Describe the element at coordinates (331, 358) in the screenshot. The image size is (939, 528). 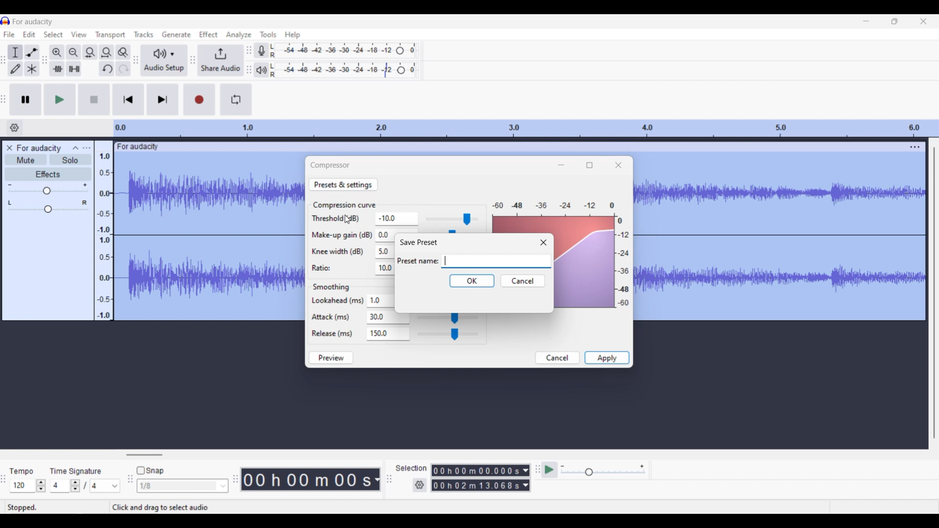
I see `Preview` at that location.